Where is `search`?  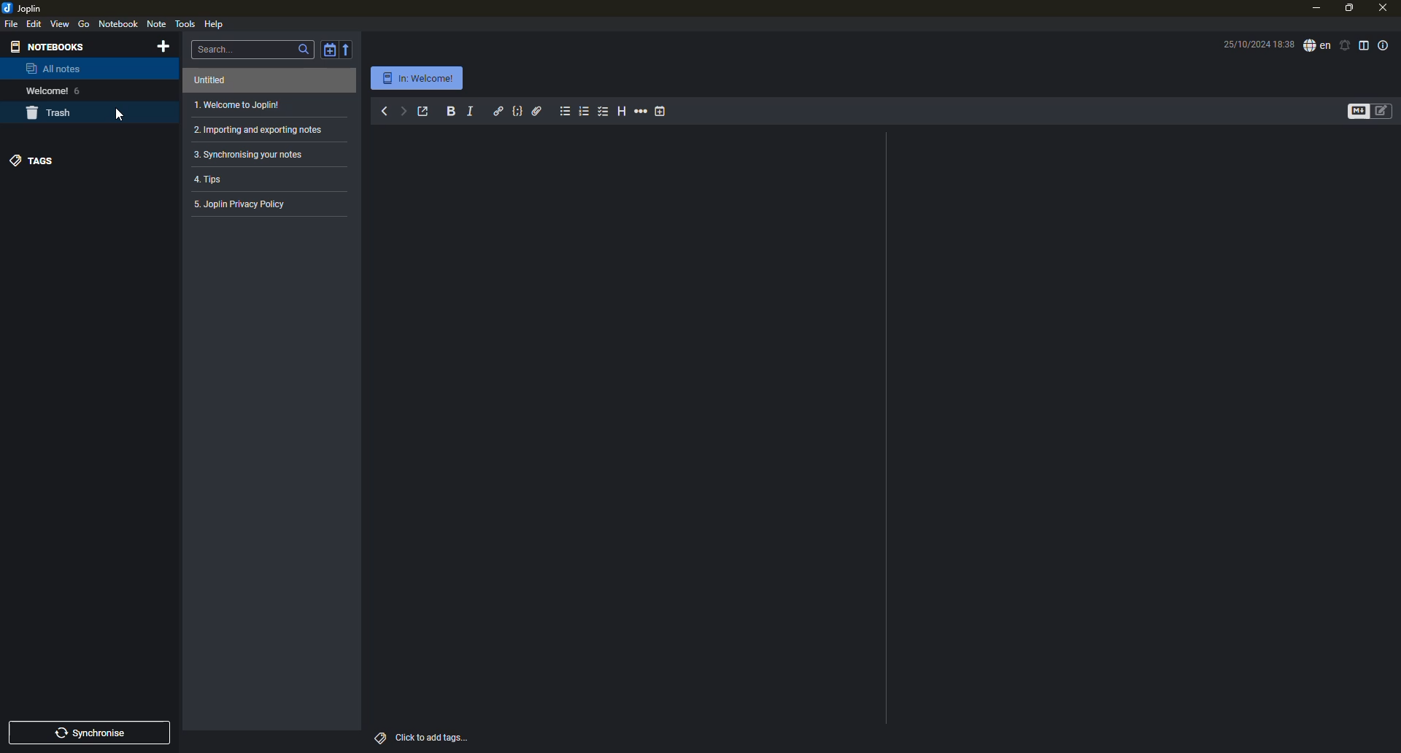
search is located at coordinates (219, 48).